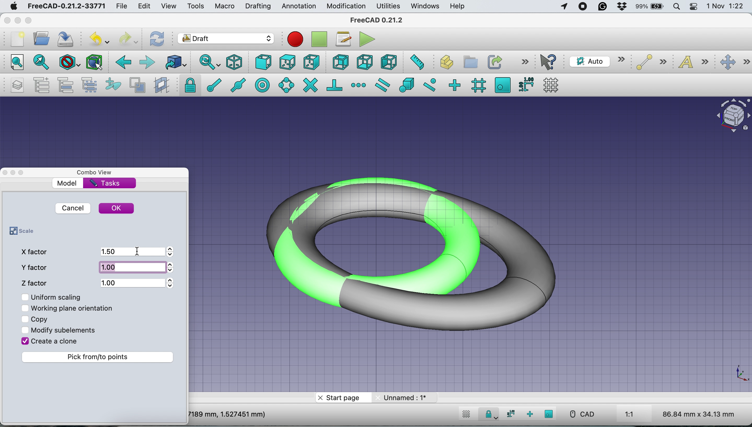  I want to click on snap extension, so click(359, 84).